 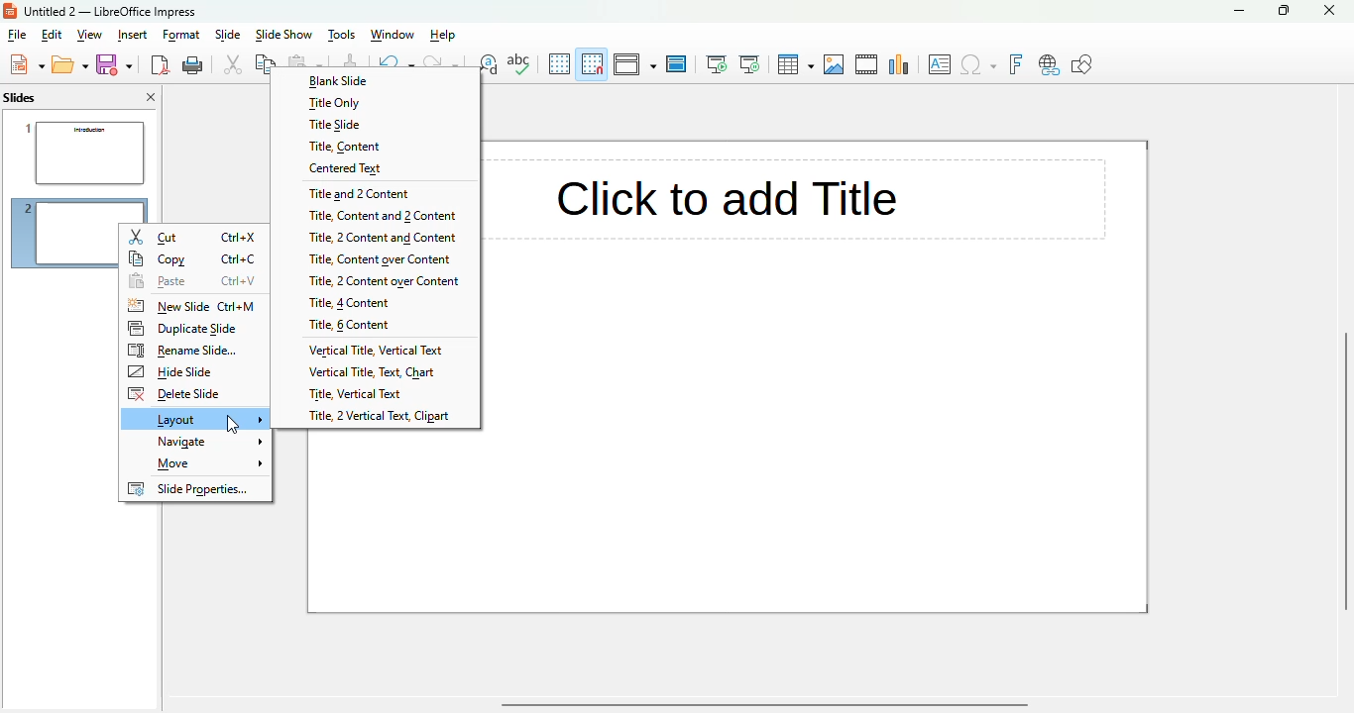 What do you see at coordinates (377, 216) in the screenshot?
I see `title, content and 2 content` at bounding box center [377, 216].